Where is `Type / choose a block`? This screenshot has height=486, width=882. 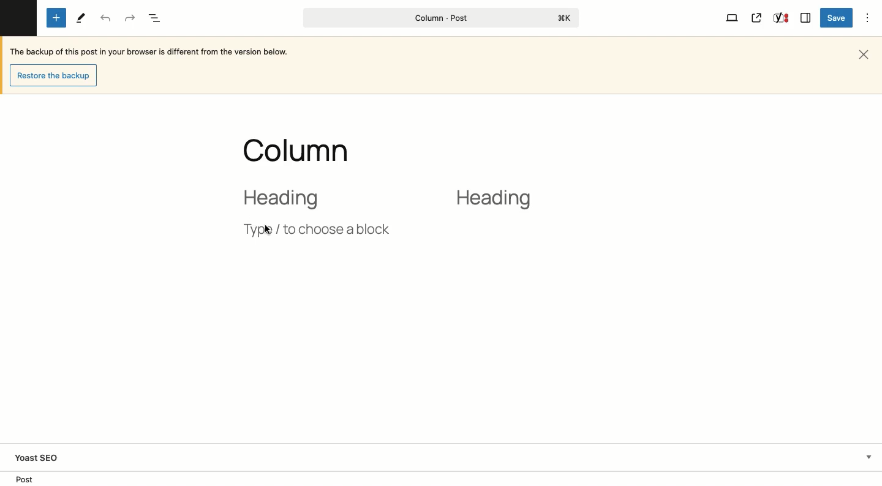 Type / choose a block is located at coordinates (315, 230).